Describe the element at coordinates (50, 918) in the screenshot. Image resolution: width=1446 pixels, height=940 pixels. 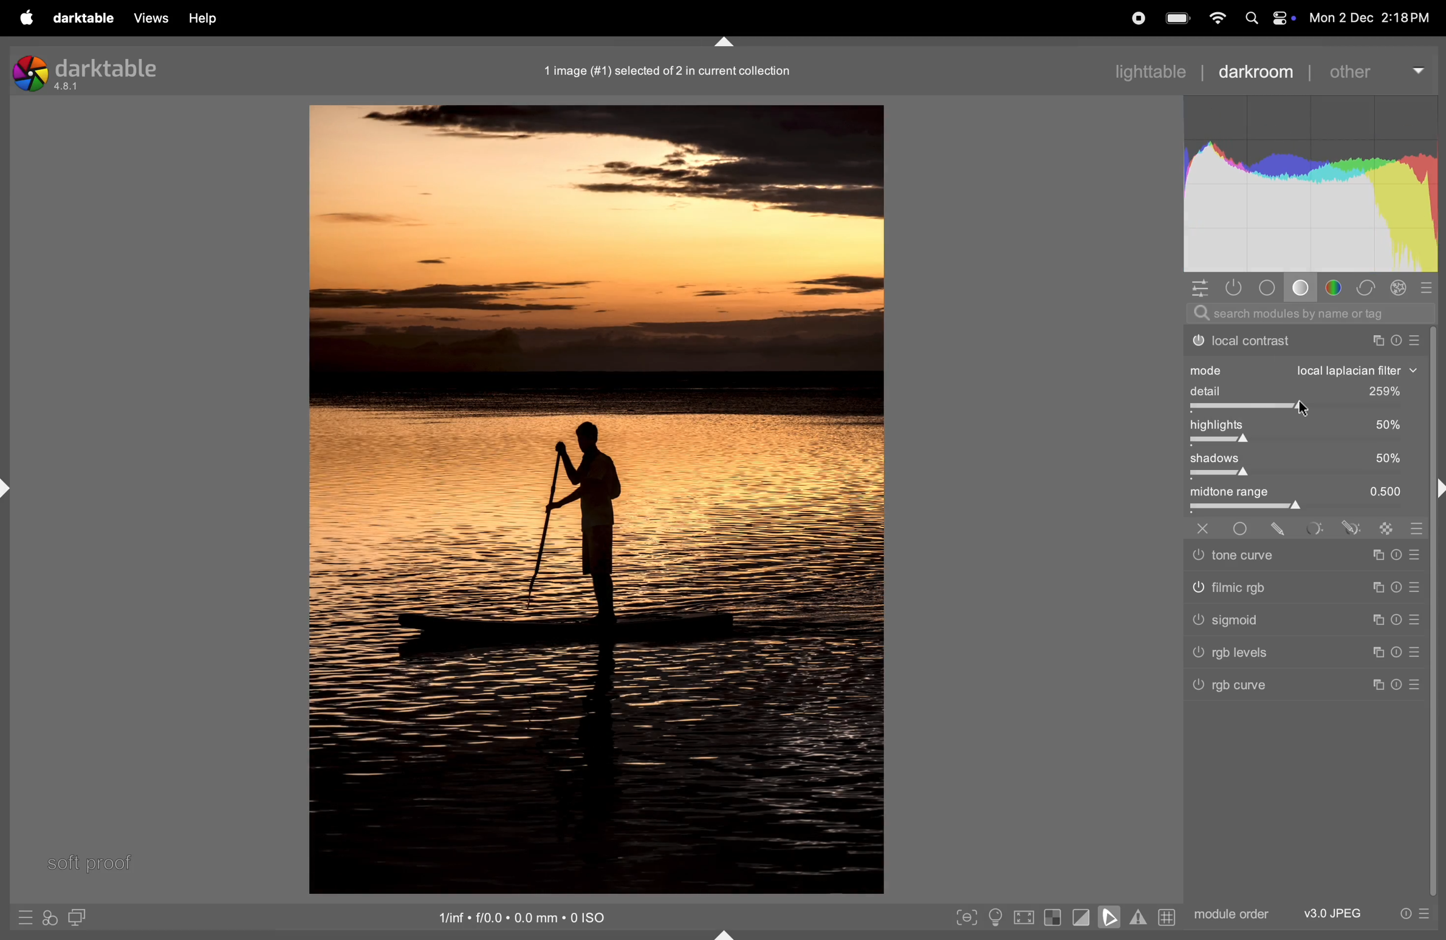
I see `quick access for applying styles` at that location.